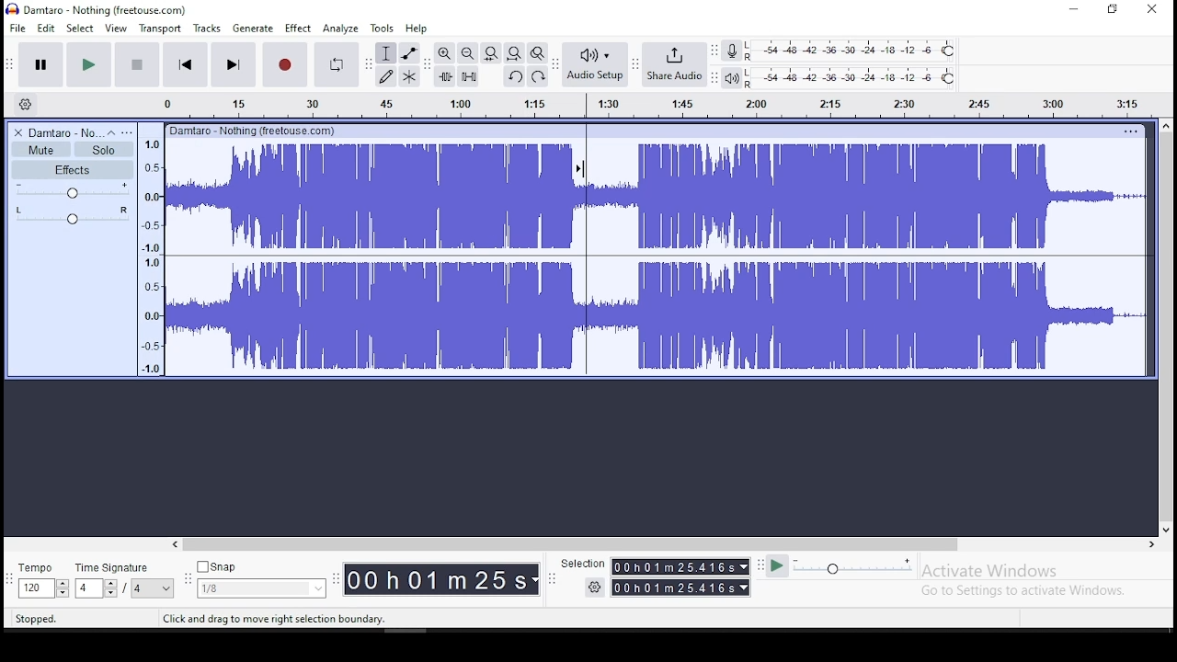 This screenshot has height=662, width=1177. What do you see at coordinates (40, 64) in the screenshot?
I see `pause` at bounding box center [40, 64].